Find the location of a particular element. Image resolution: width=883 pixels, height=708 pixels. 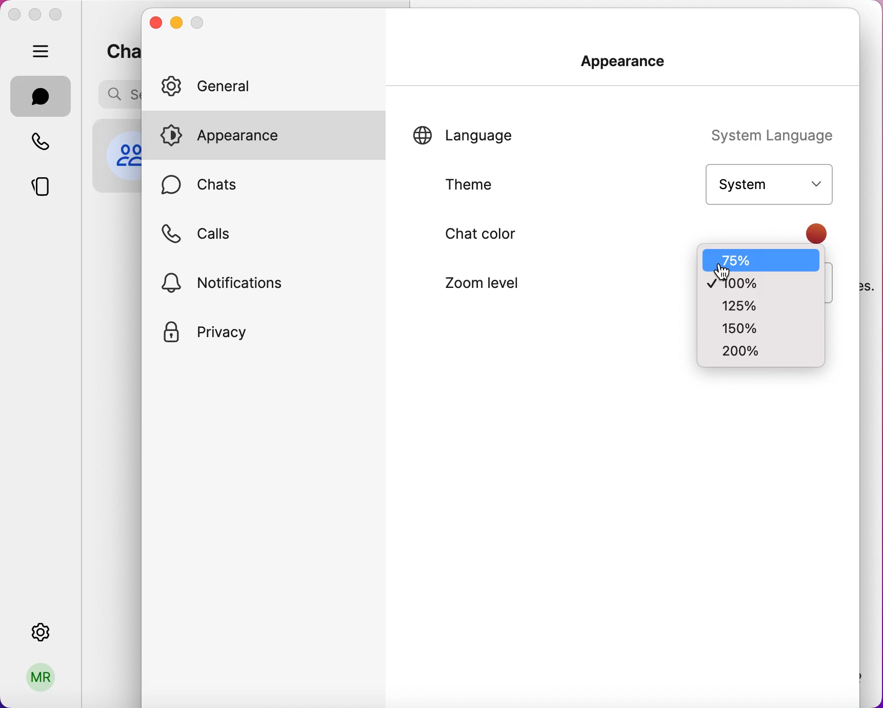

maximize is located at coordinates (61, 15).